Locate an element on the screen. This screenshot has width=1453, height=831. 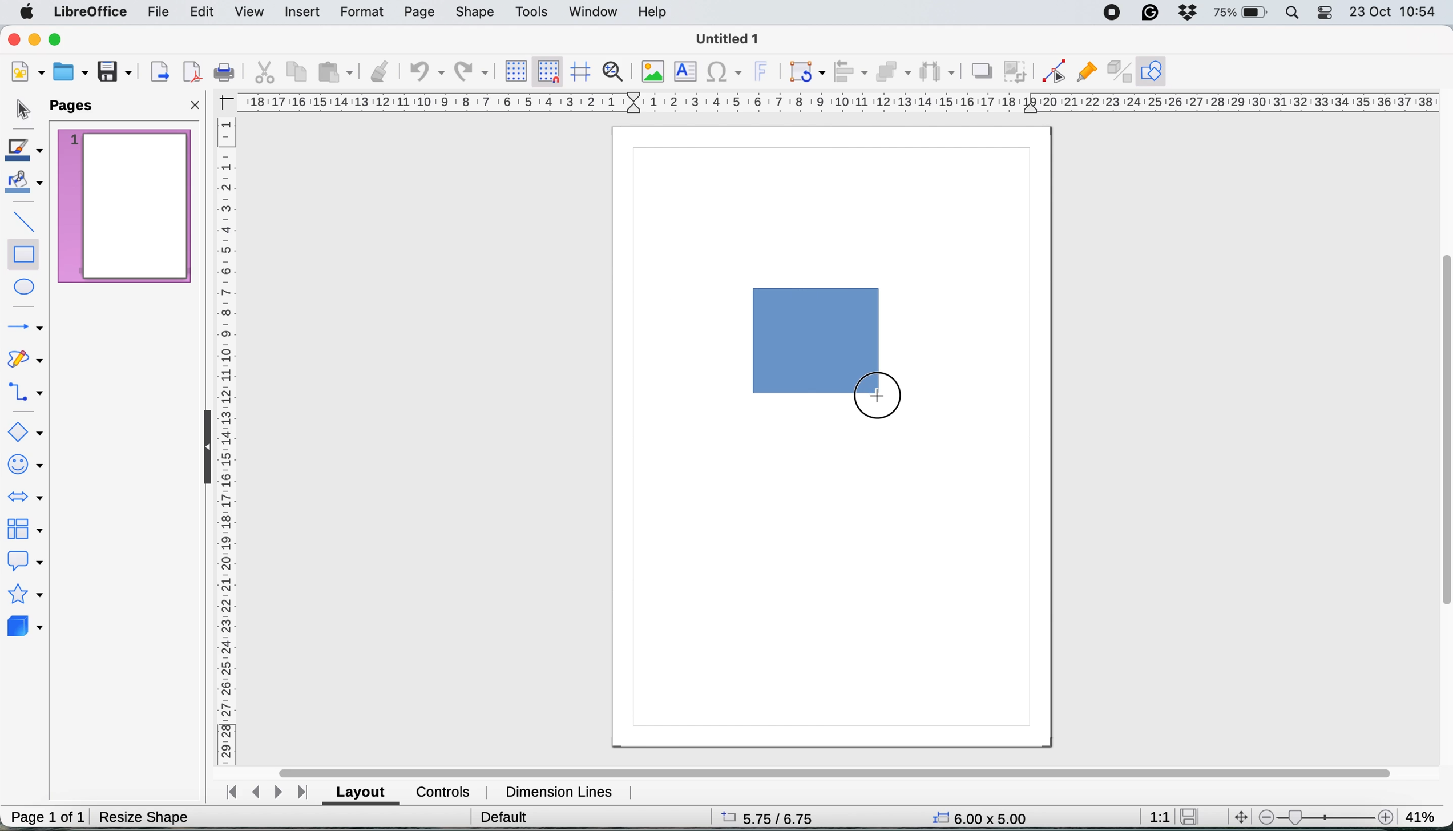
save is located at coordinates (1193, 816).